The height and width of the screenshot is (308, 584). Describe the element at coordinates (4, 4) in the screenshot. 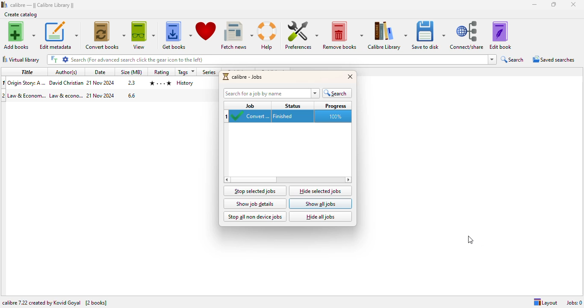

I see `logo` at that location.